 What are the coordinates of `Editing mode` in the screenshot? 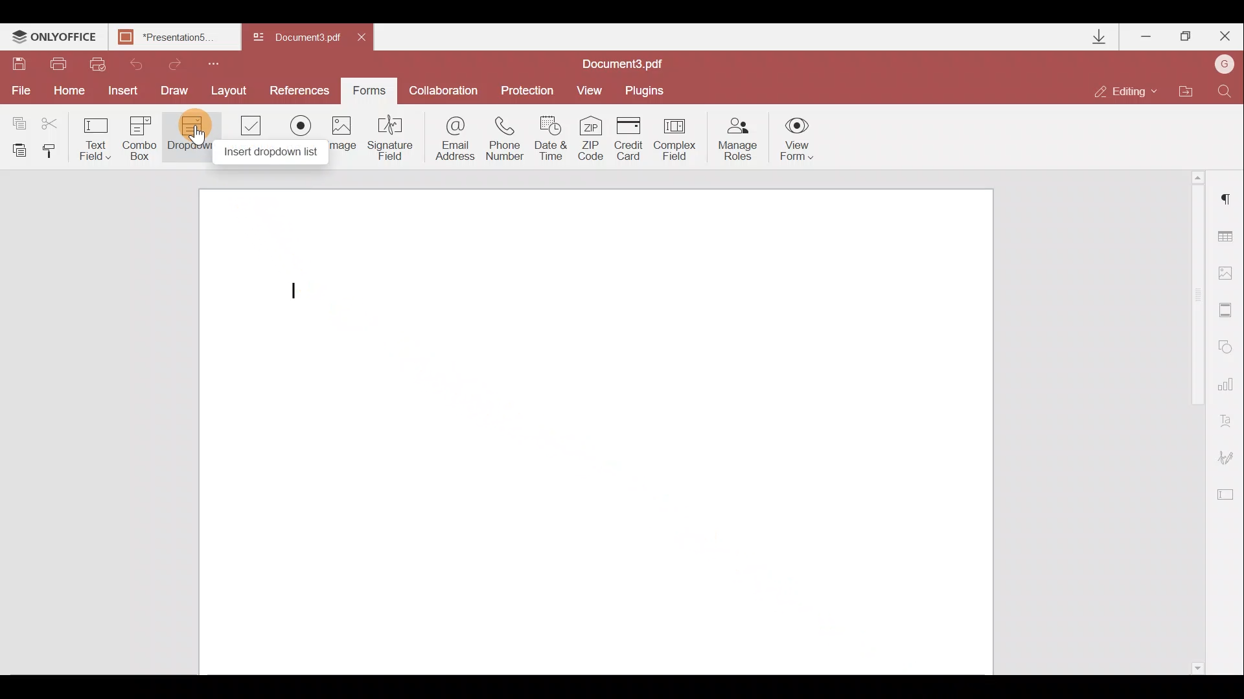 It's located at (1126, 91).